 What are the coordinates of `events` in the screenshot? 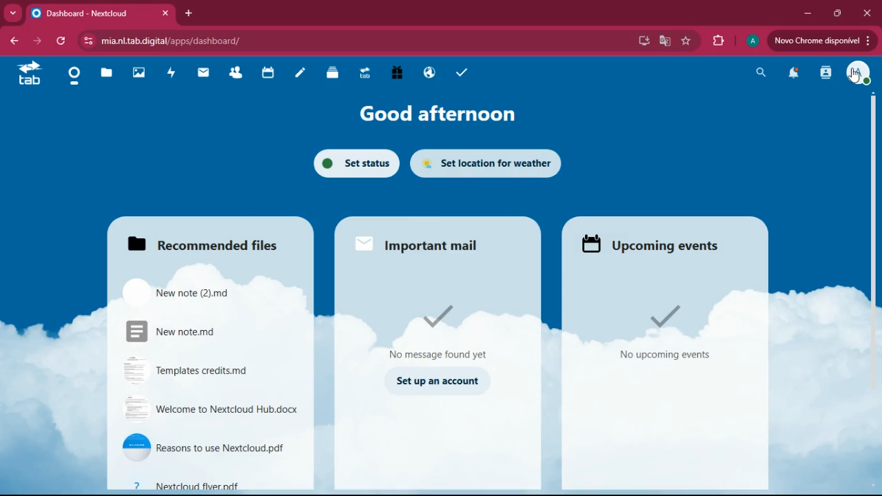 It's located at (668, 337).